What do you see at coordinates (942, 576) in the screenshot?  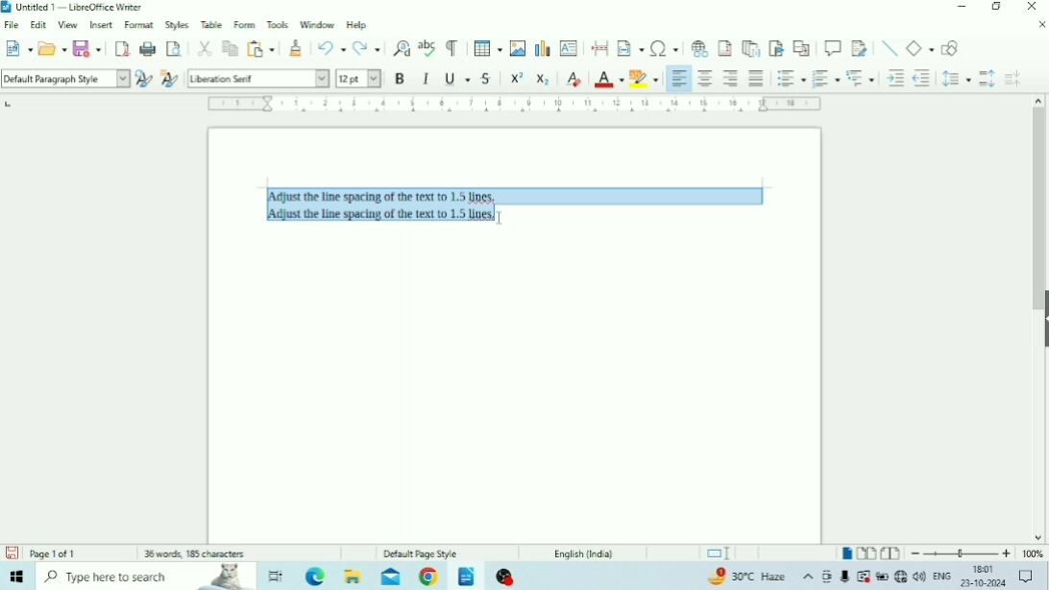 I see `Language` at bounding box center [942, 576].